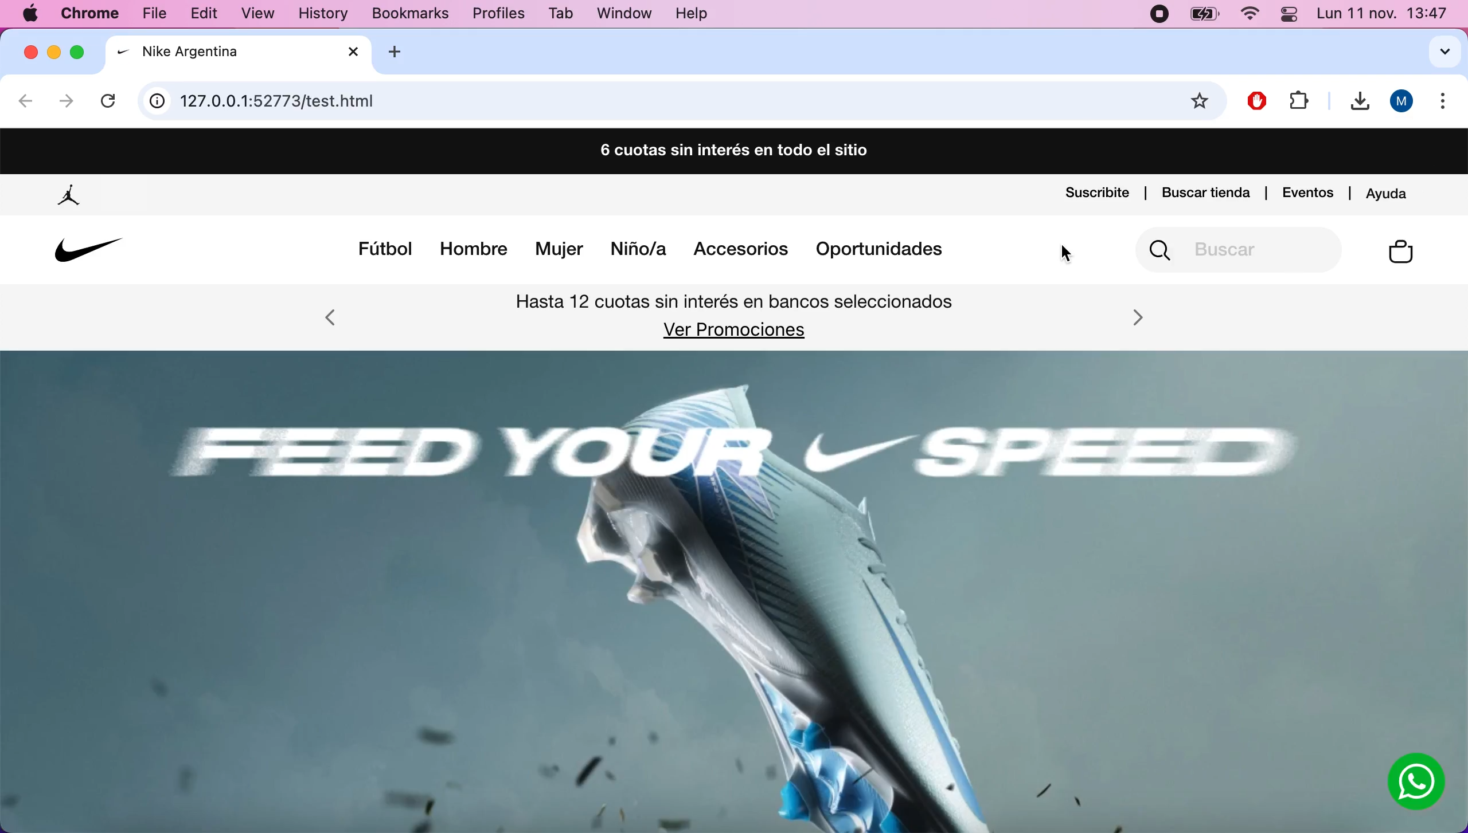  What do you see at coordinates (1298, 99) in the screenshot?
I see `file` at bounding box center [1298, 99].